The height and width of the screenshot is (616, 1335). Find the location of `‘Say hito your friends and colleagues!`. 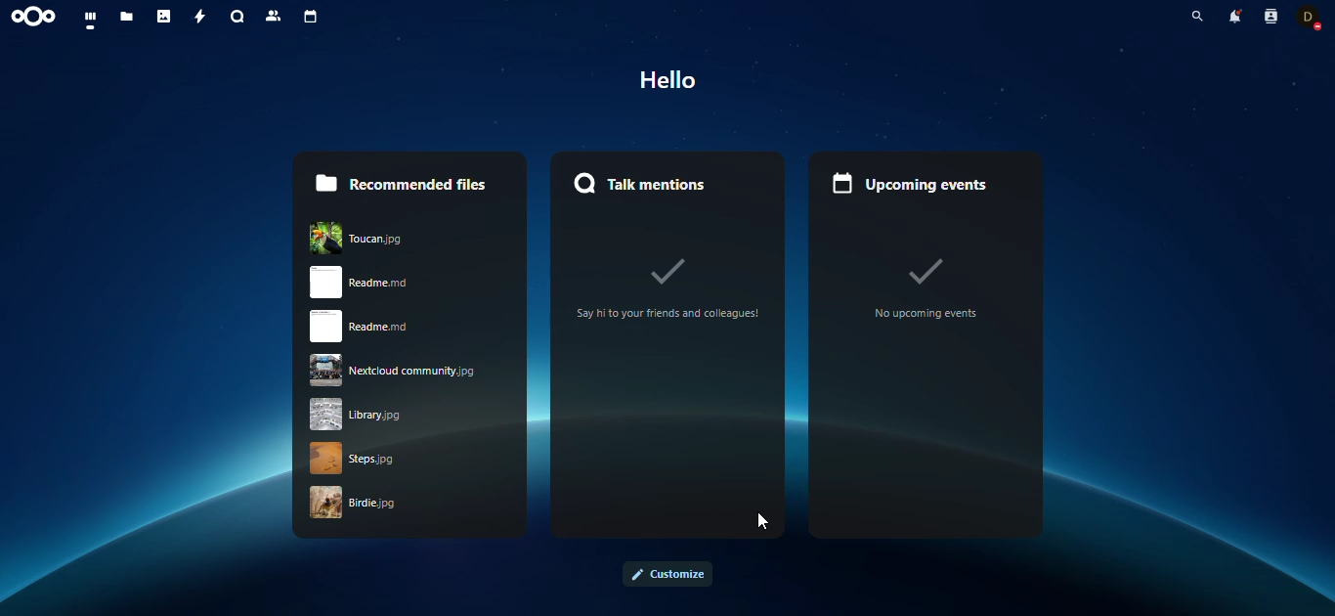

‘Say hito your friends and colleagues! is located at coordinates (667, 297).